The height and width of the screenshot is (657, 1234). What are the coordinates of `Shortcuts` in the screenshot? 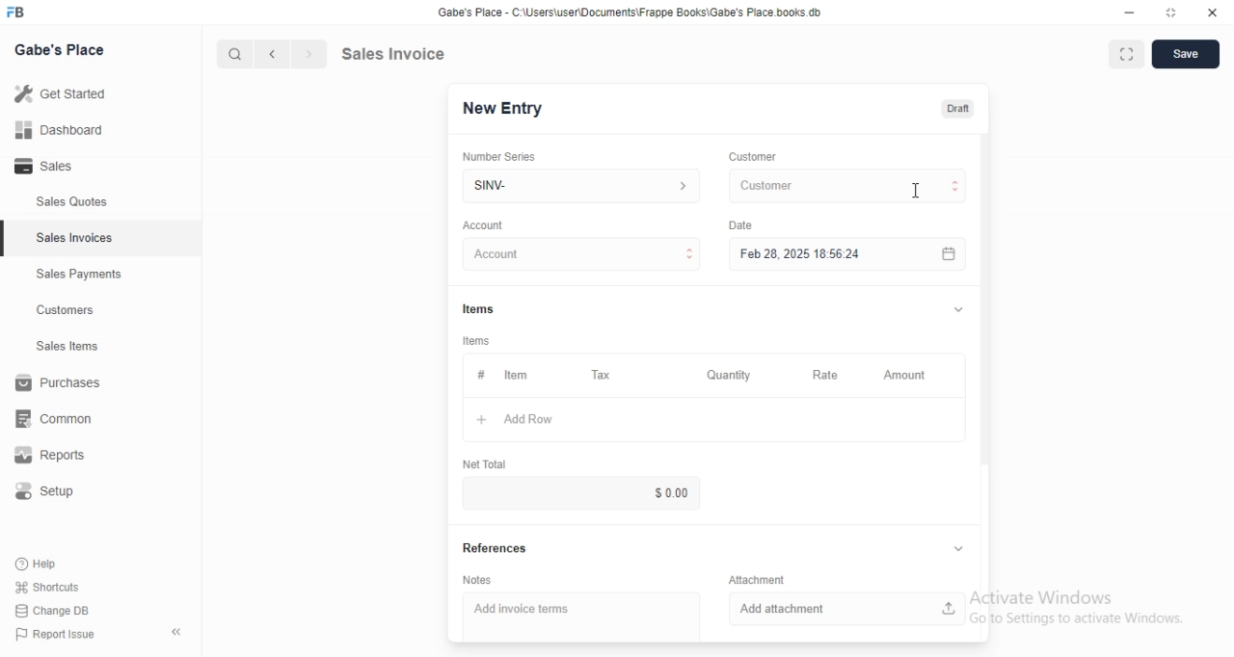 It's located at (59, 586).